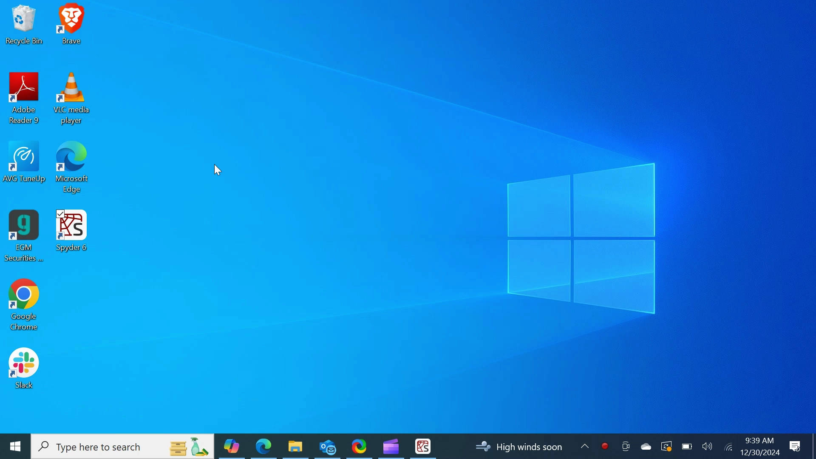 The image size is (816, 459). I want to click on Microsoft Clipchamp, so click(391, 445).